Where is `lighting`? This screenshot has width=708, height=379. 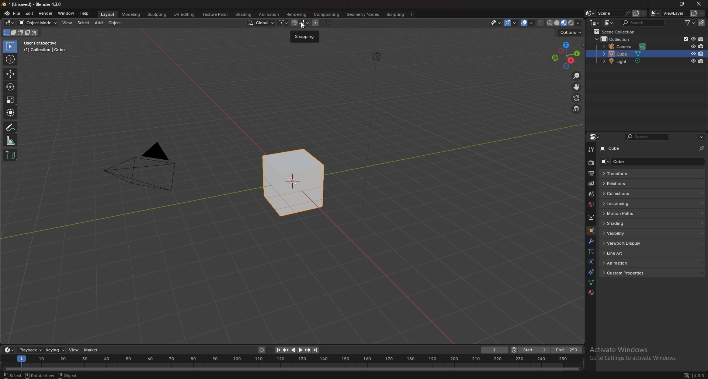
lighting is located at coordinates (375, 56).